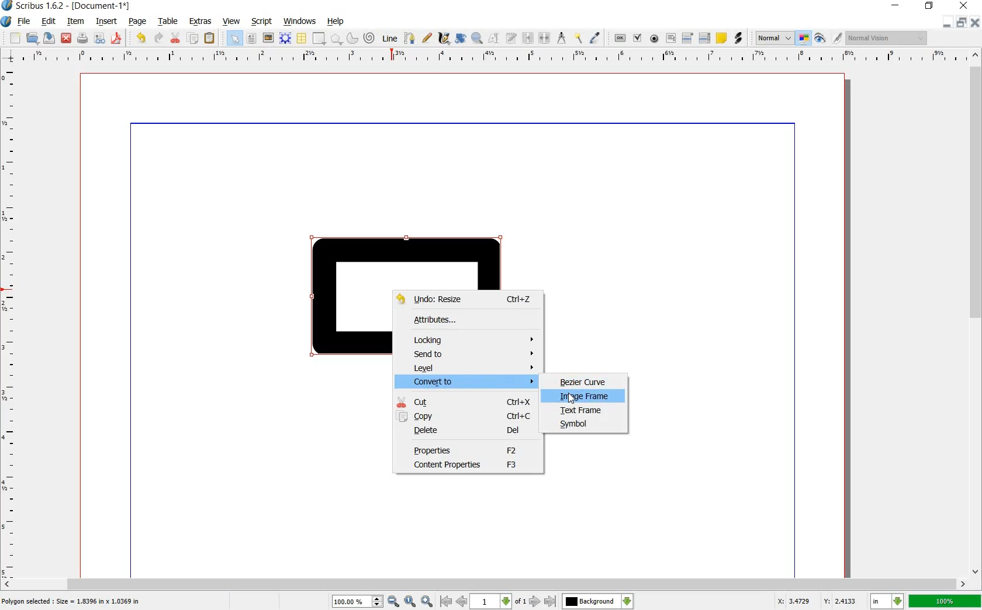 This screenshot has height=610, width=982. I want to click on line, so click(389, 39).